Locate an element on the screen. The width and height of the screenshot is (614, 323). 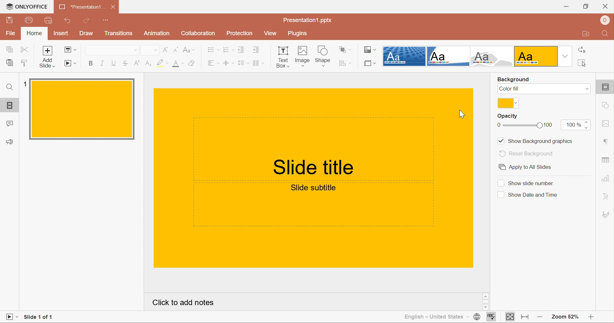
Start Slideshow is located at coordinates (12, 316).